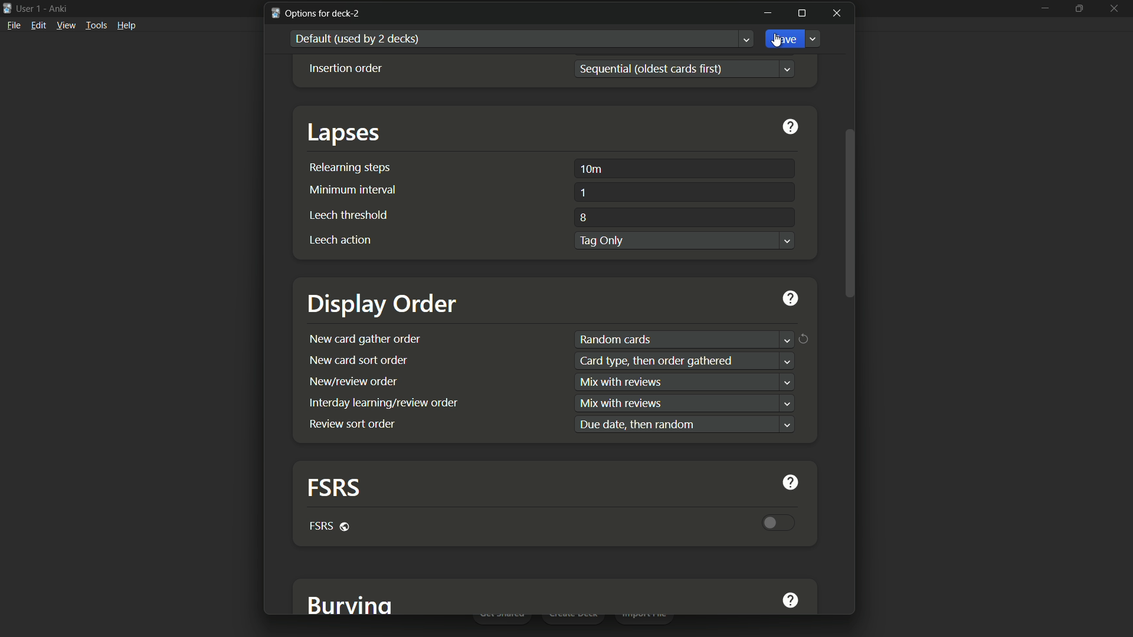 The width and height of the screenshot is (1133, 637). What do you see at coordinates (657, 362) in the screenshot?
I see `text` at bounding box center [657, 362].